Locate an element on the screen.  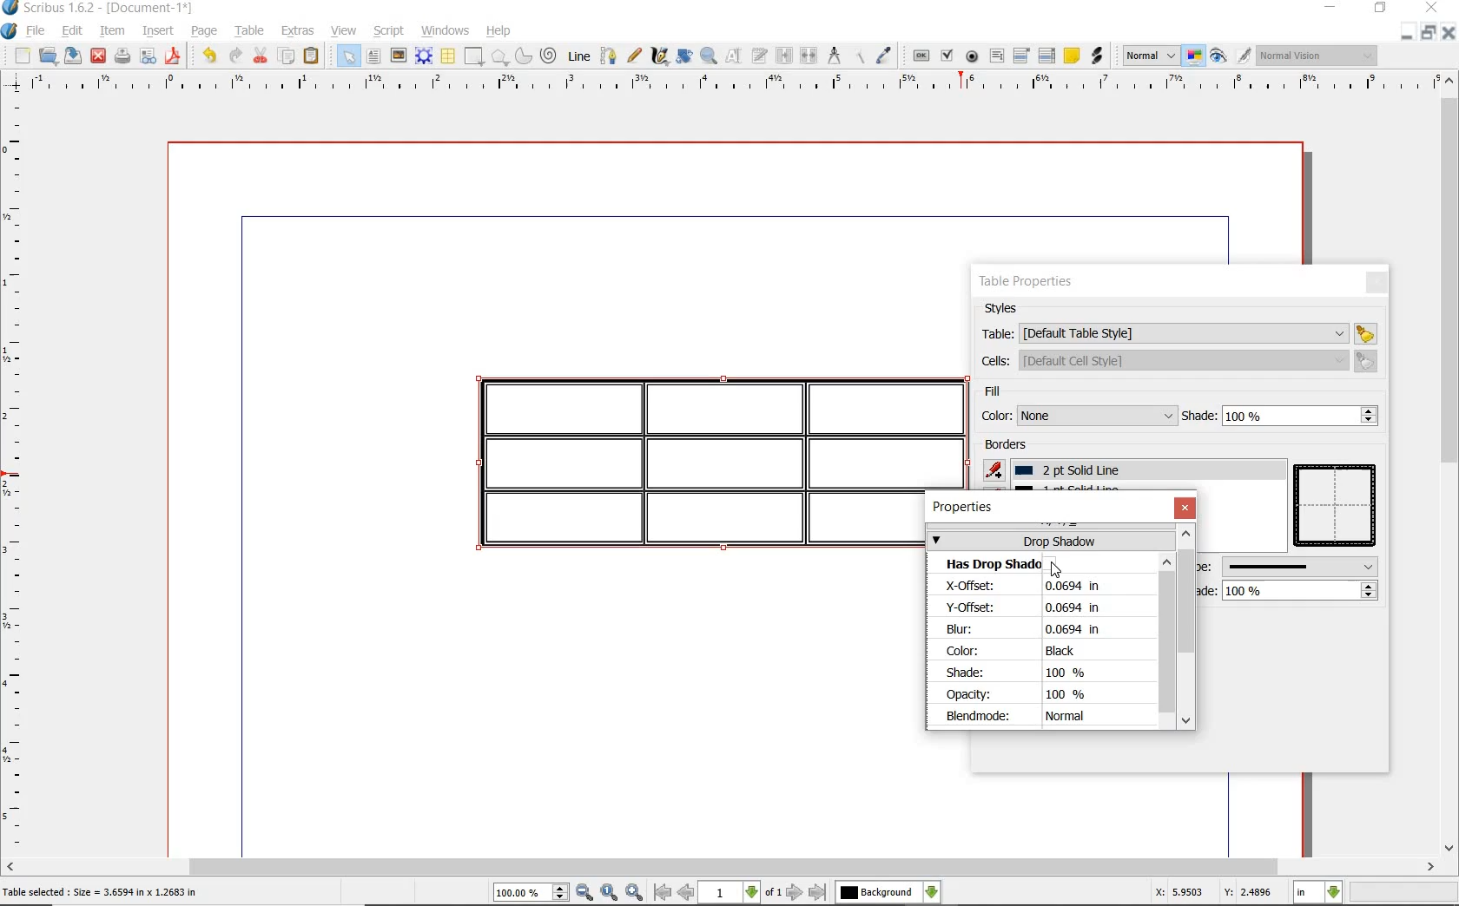
line is located at coordinates (578, 56).